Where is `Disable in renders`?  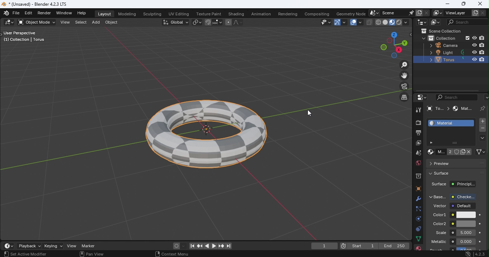
Disable in renders is located at coordinates (483, 52).